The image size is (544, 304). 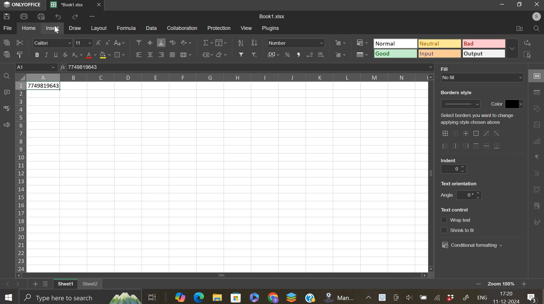 What do you see at coordinates (482, 77) in the screenshot?
I see `background fill` at bounding box center [482, 77].